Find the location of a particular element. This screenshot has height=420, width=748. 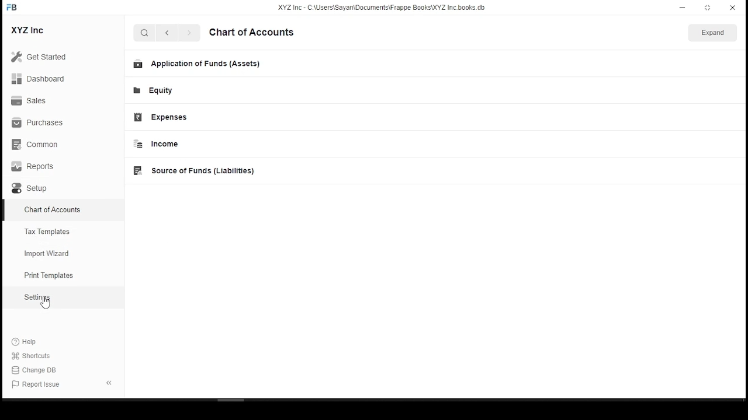

Maximize is located at coordinates (709, 8).